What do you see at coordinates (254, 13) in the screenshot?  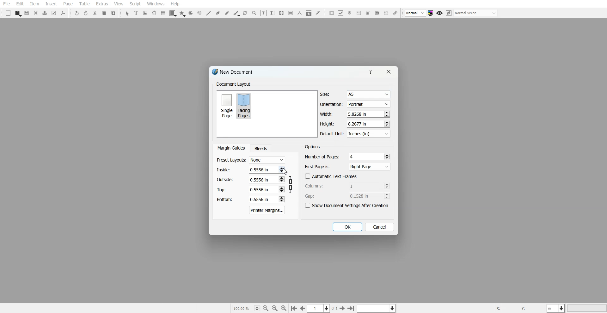 I see `Zoom in or Out` at bounding box center [254, 13].